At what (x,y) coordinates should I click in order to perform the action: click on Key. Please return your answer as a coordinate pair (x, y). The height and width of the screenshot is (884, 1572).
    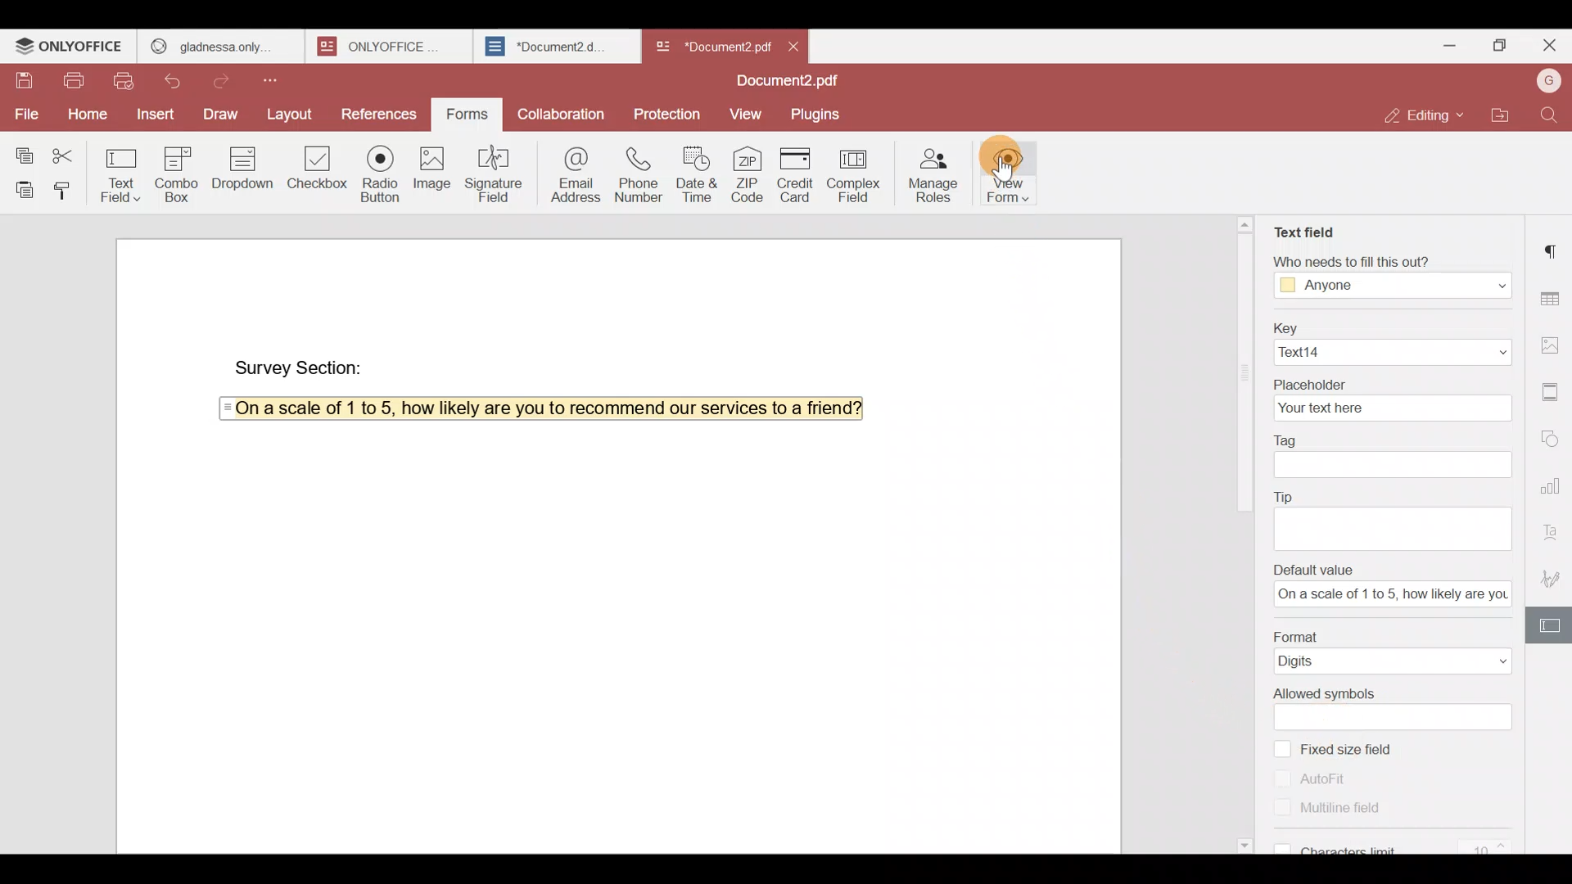
    Looking at the image, I should click on (1386, 325).